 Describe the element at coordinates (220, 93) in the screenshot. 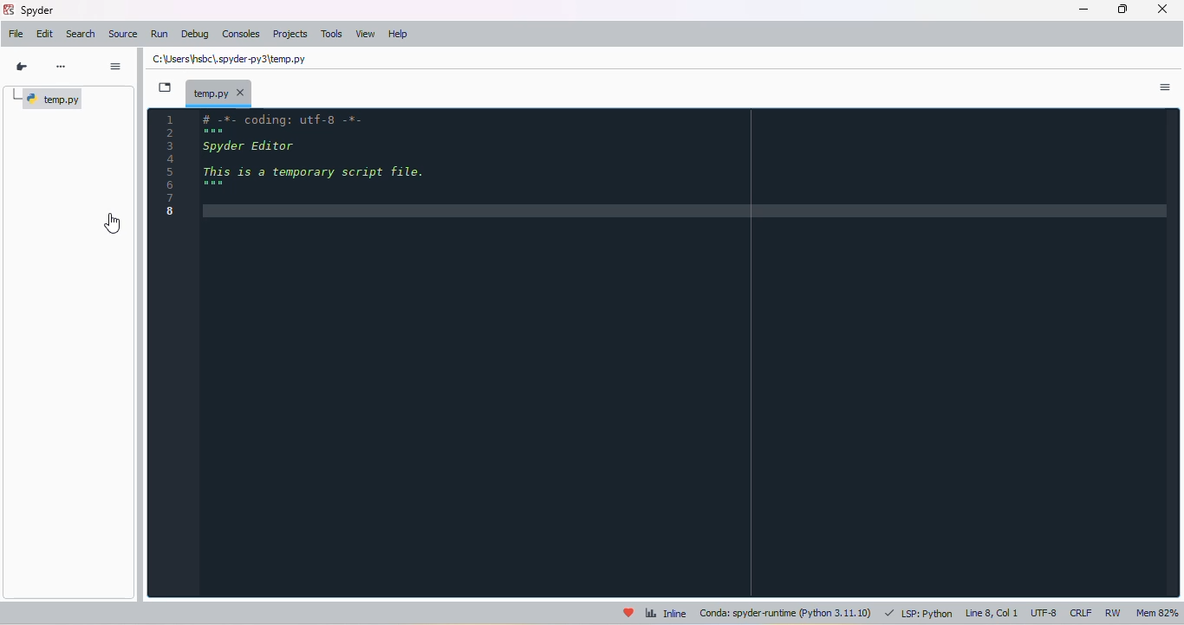

I see `temporary file` at that location.